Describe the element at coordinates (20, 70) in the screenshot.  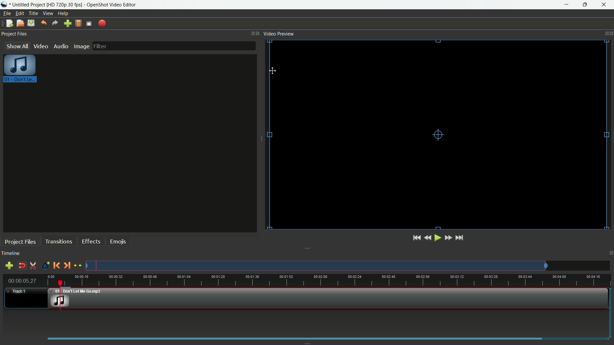
I see `project file` at that location.